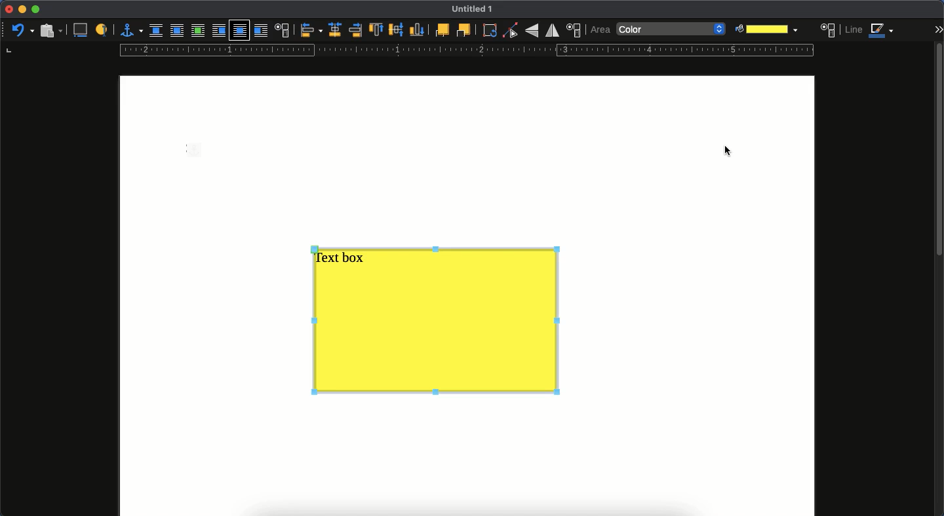  Describe the element at coordinates (50, 30) in the screenshot. I see `paste` at that location.